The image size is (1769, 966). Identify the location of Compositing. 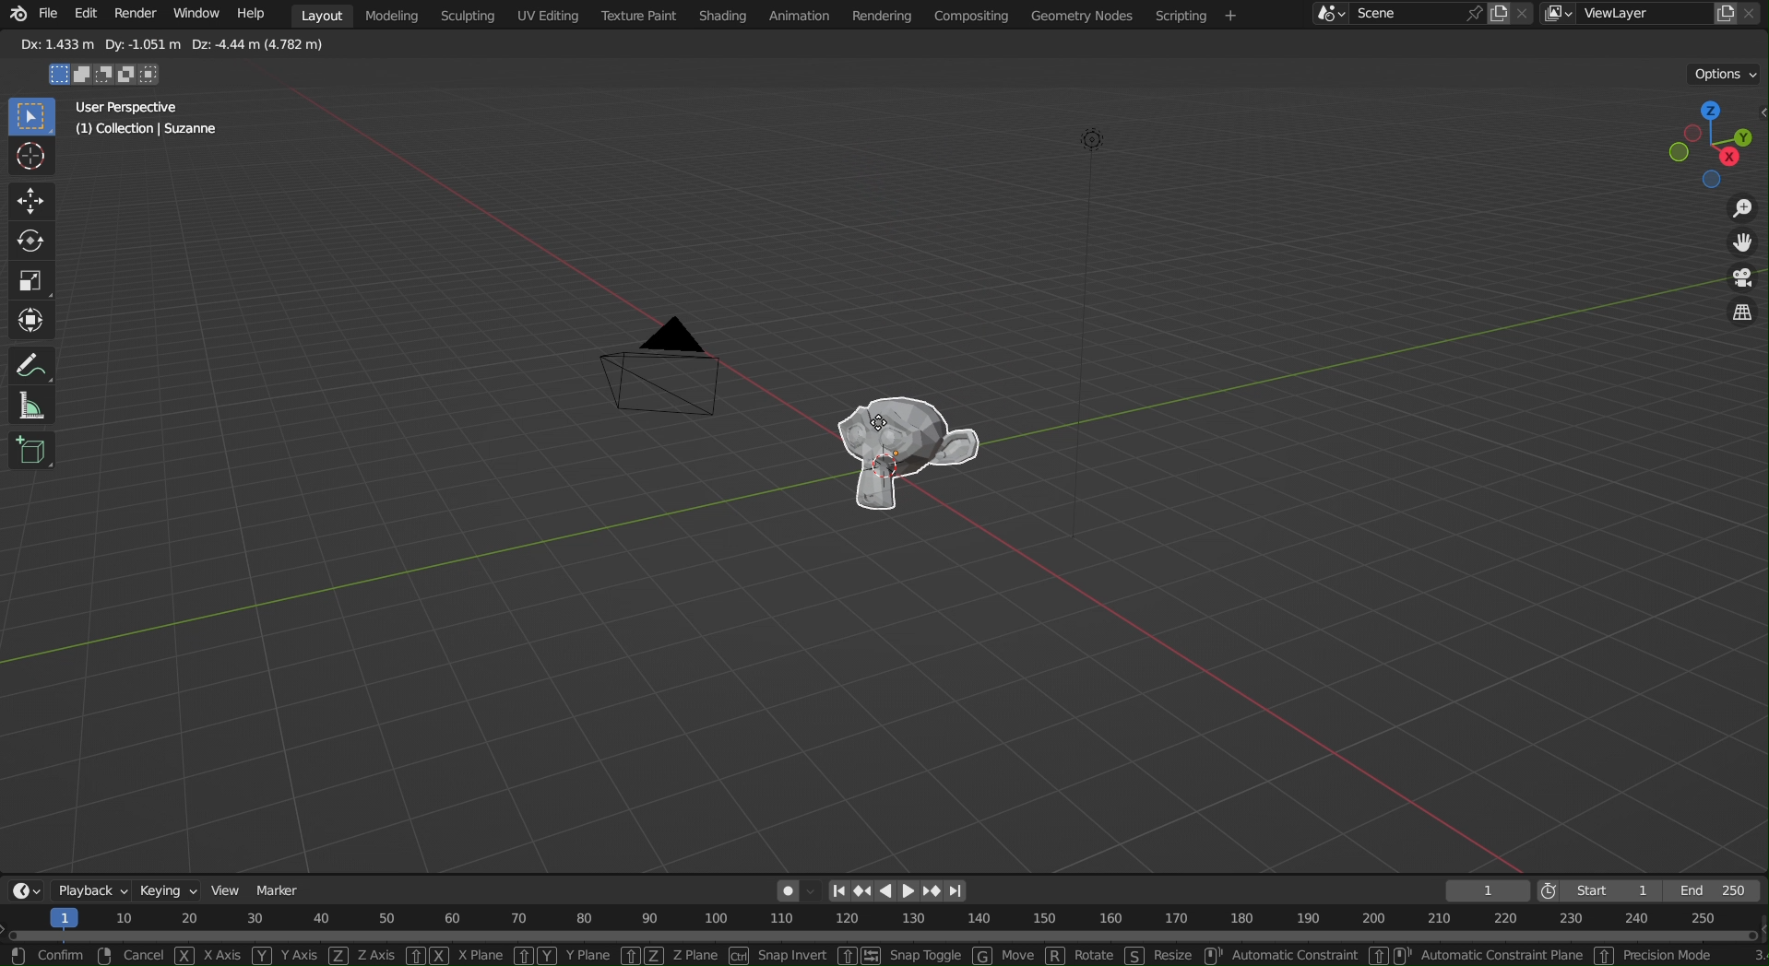
(971, 15).